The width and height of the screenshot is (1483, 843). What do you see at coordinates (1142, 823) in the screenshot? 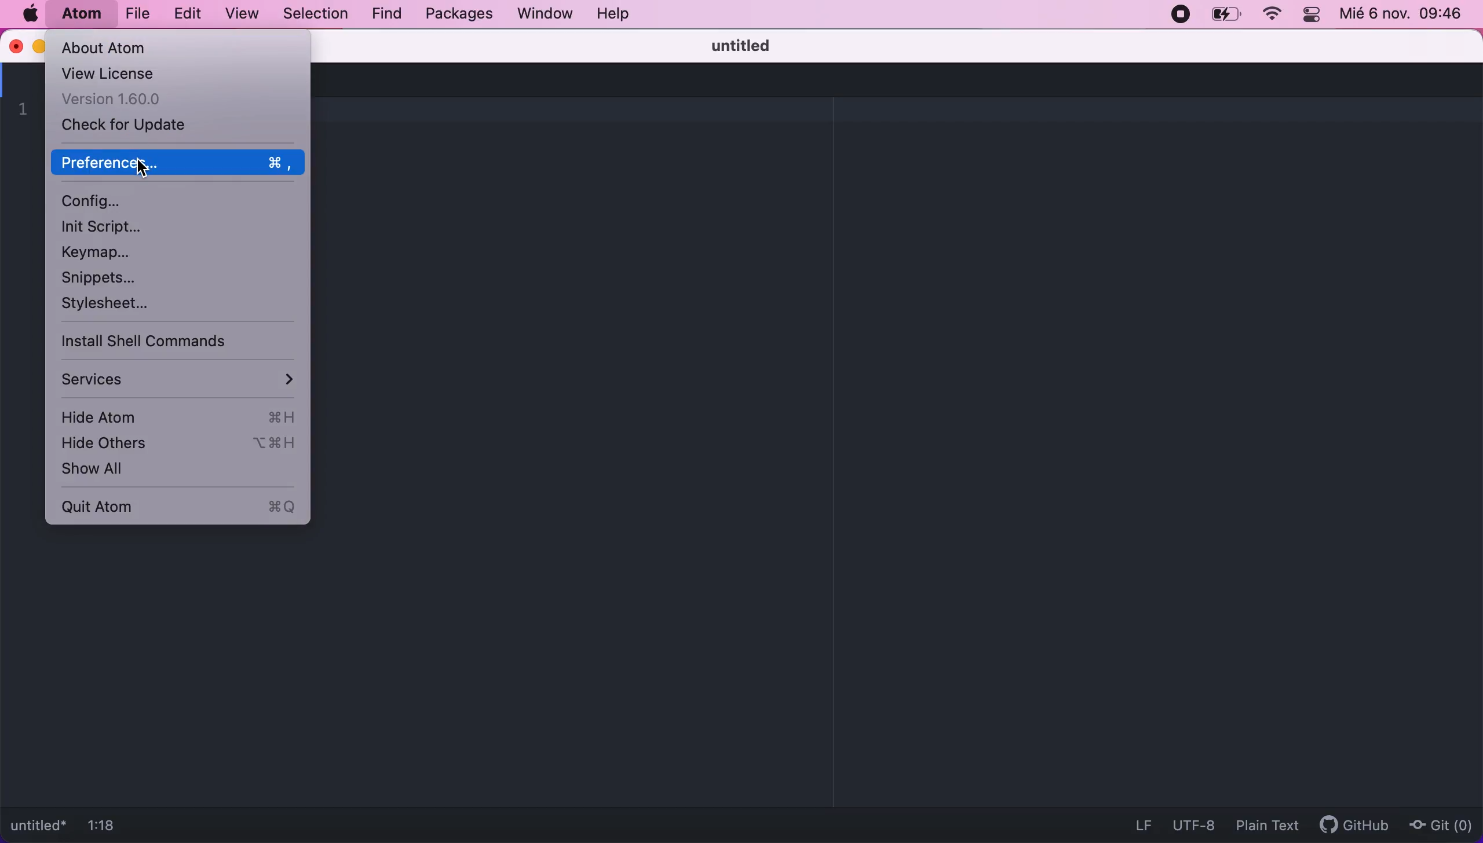
I see `LF` at bounding box center [1142, 823].